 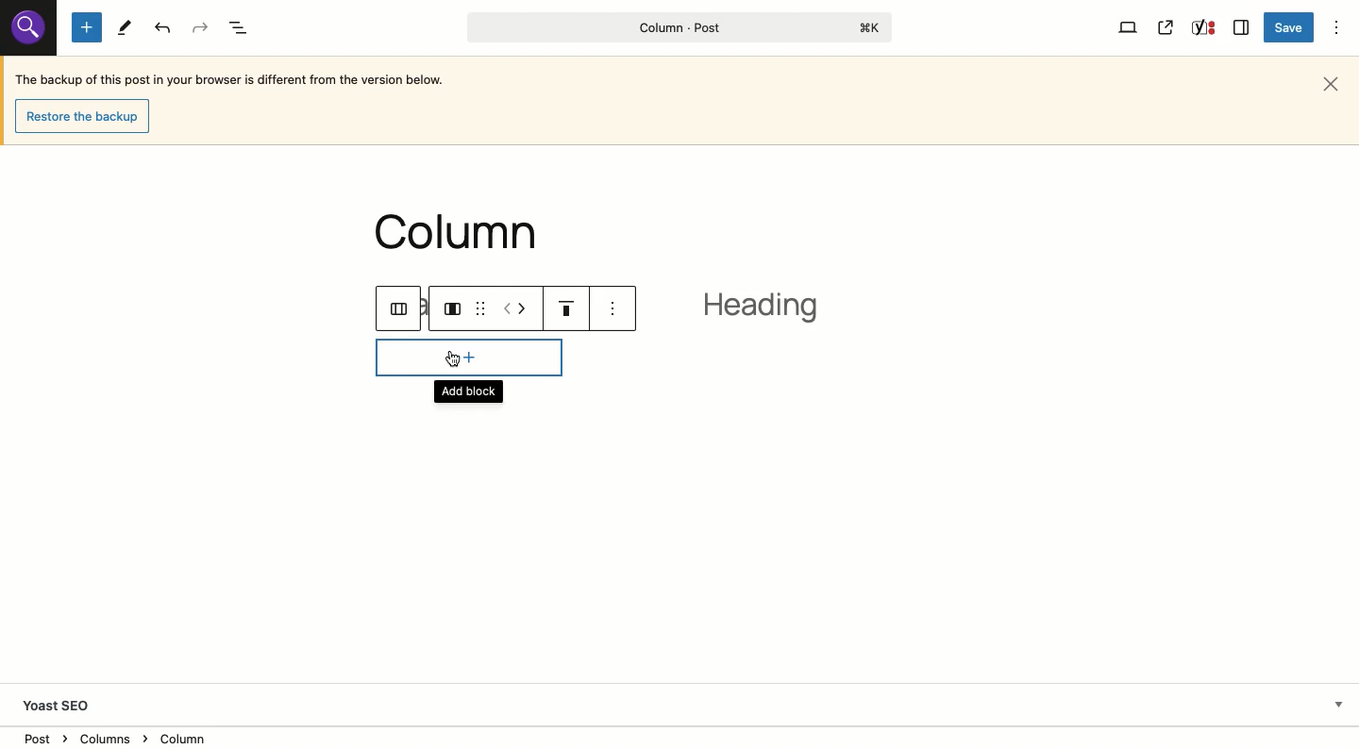 What do you see at coordinates (164, 28) in the screenshot?
I see `Undo` at bounding box center [164, 28].